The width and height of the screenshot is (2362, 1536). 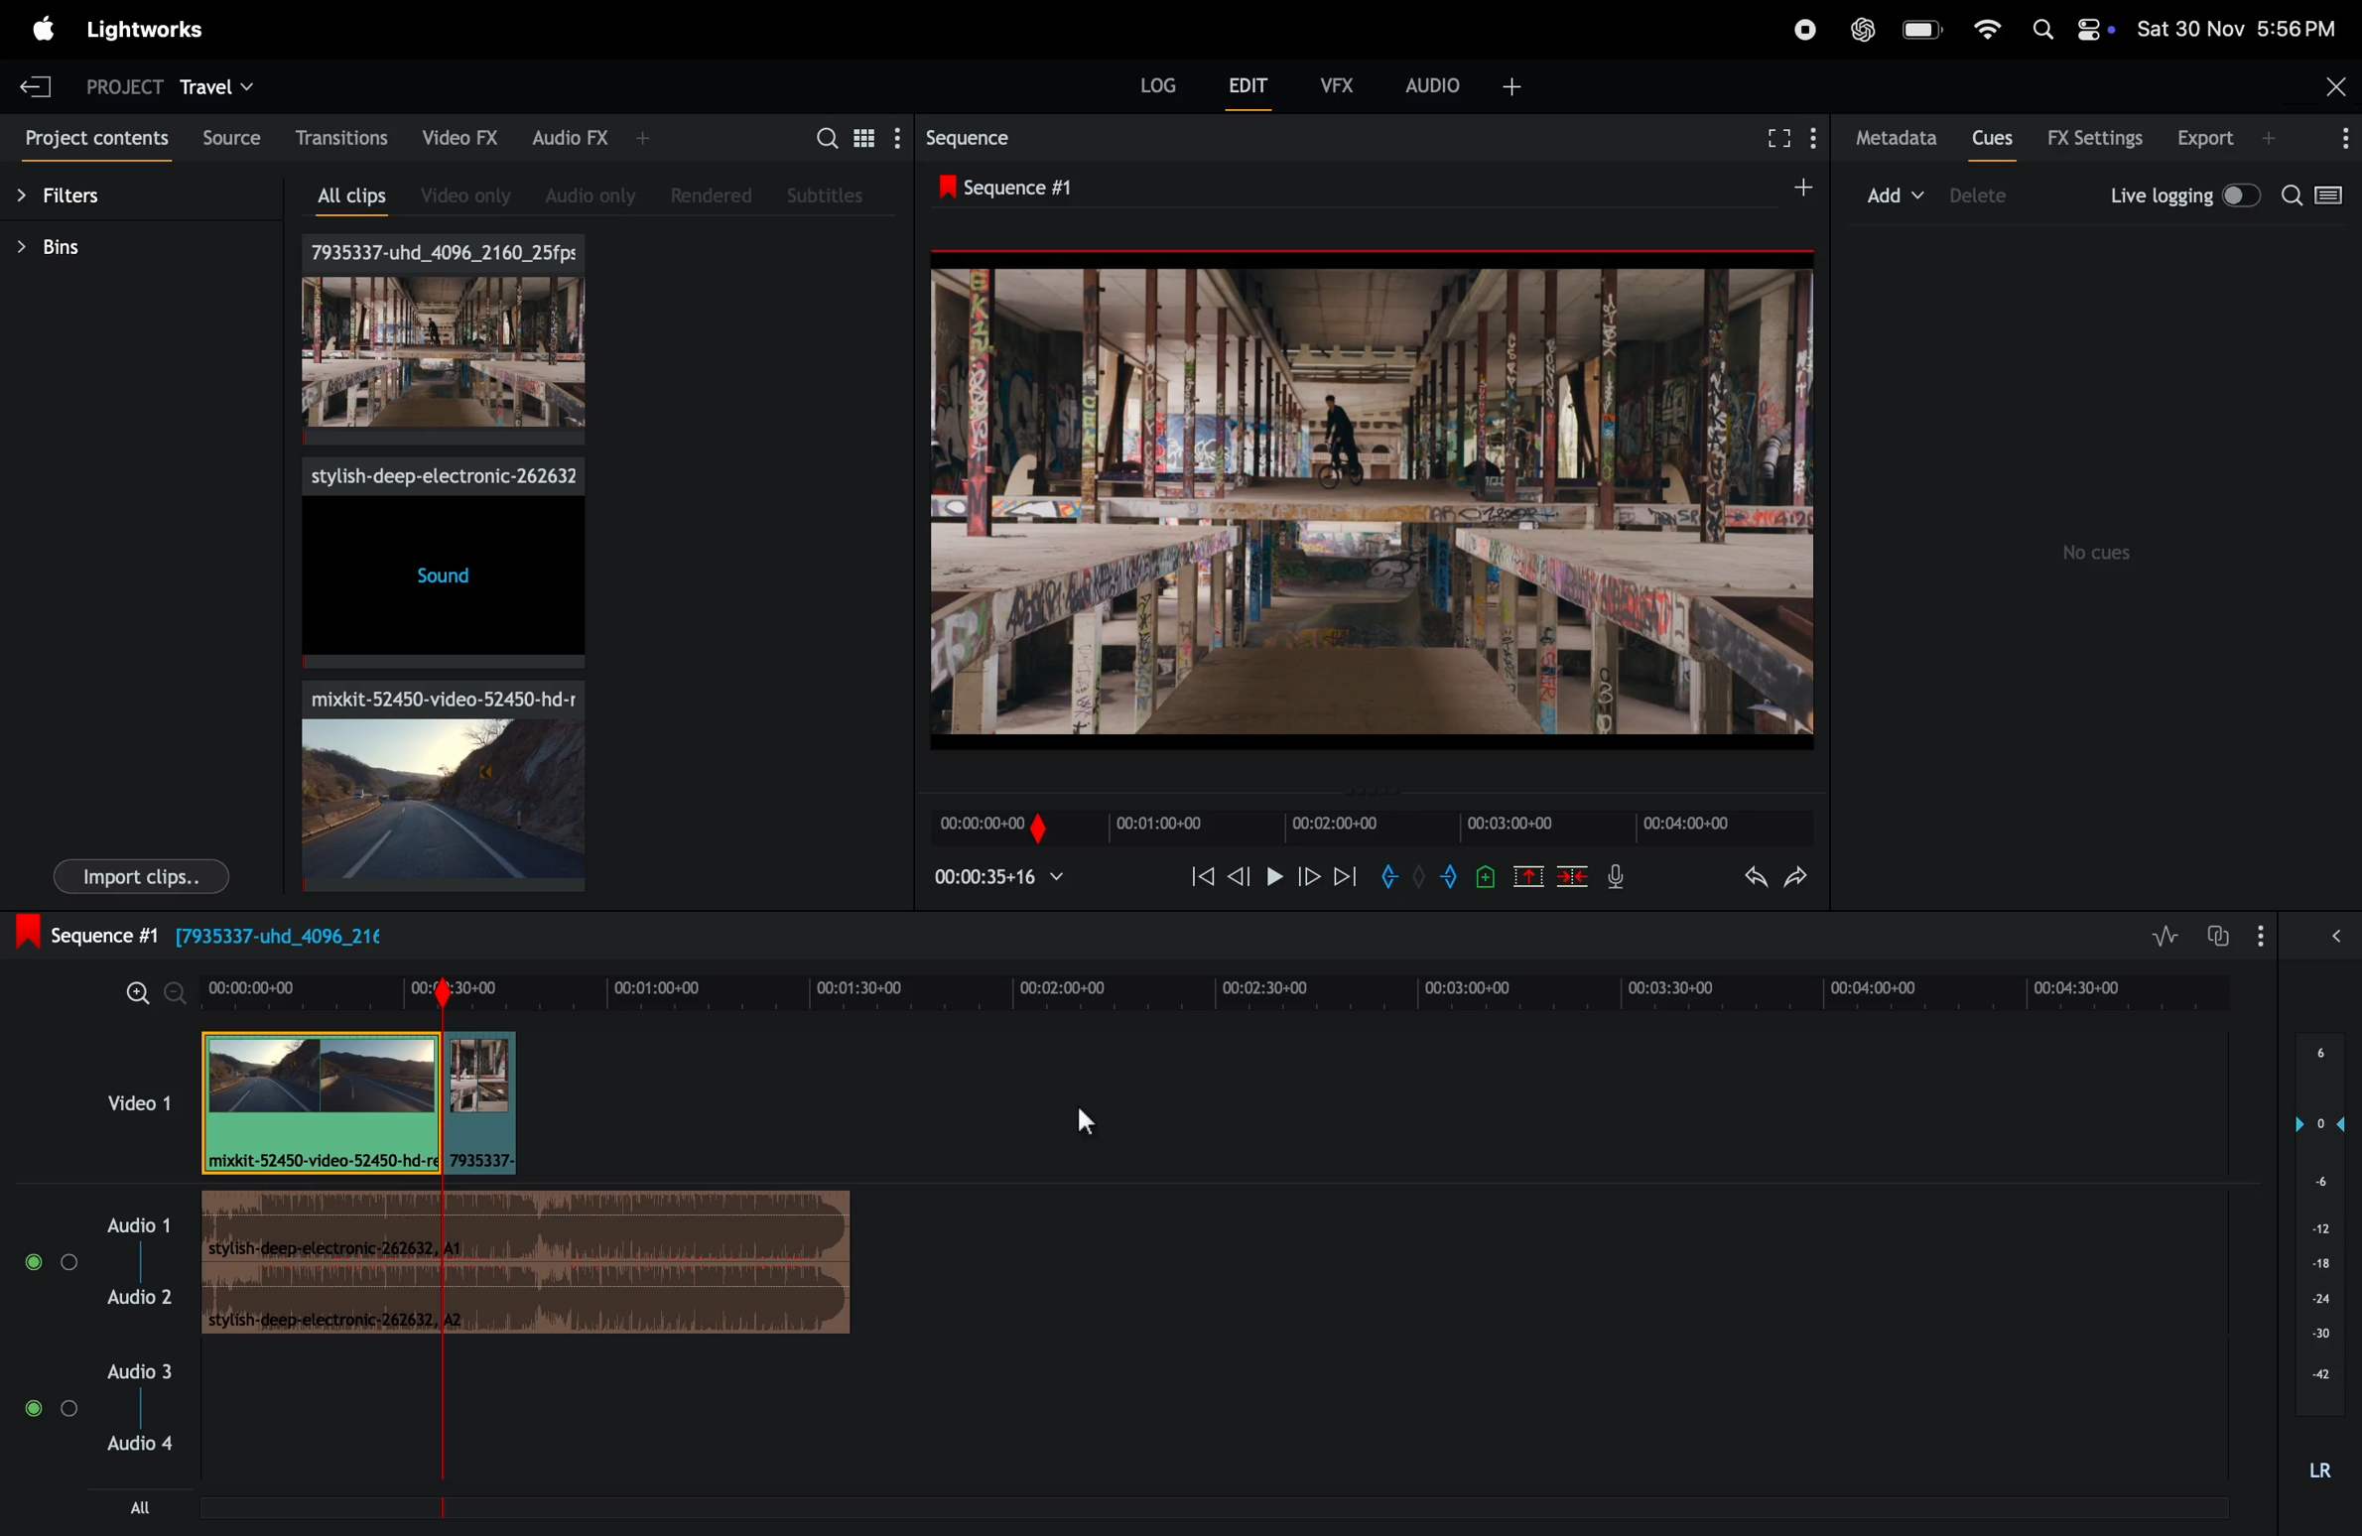 What do you see at coordinates (462, 138) in the screenshot?
I see `video fx` at bounding box center [462, 138].